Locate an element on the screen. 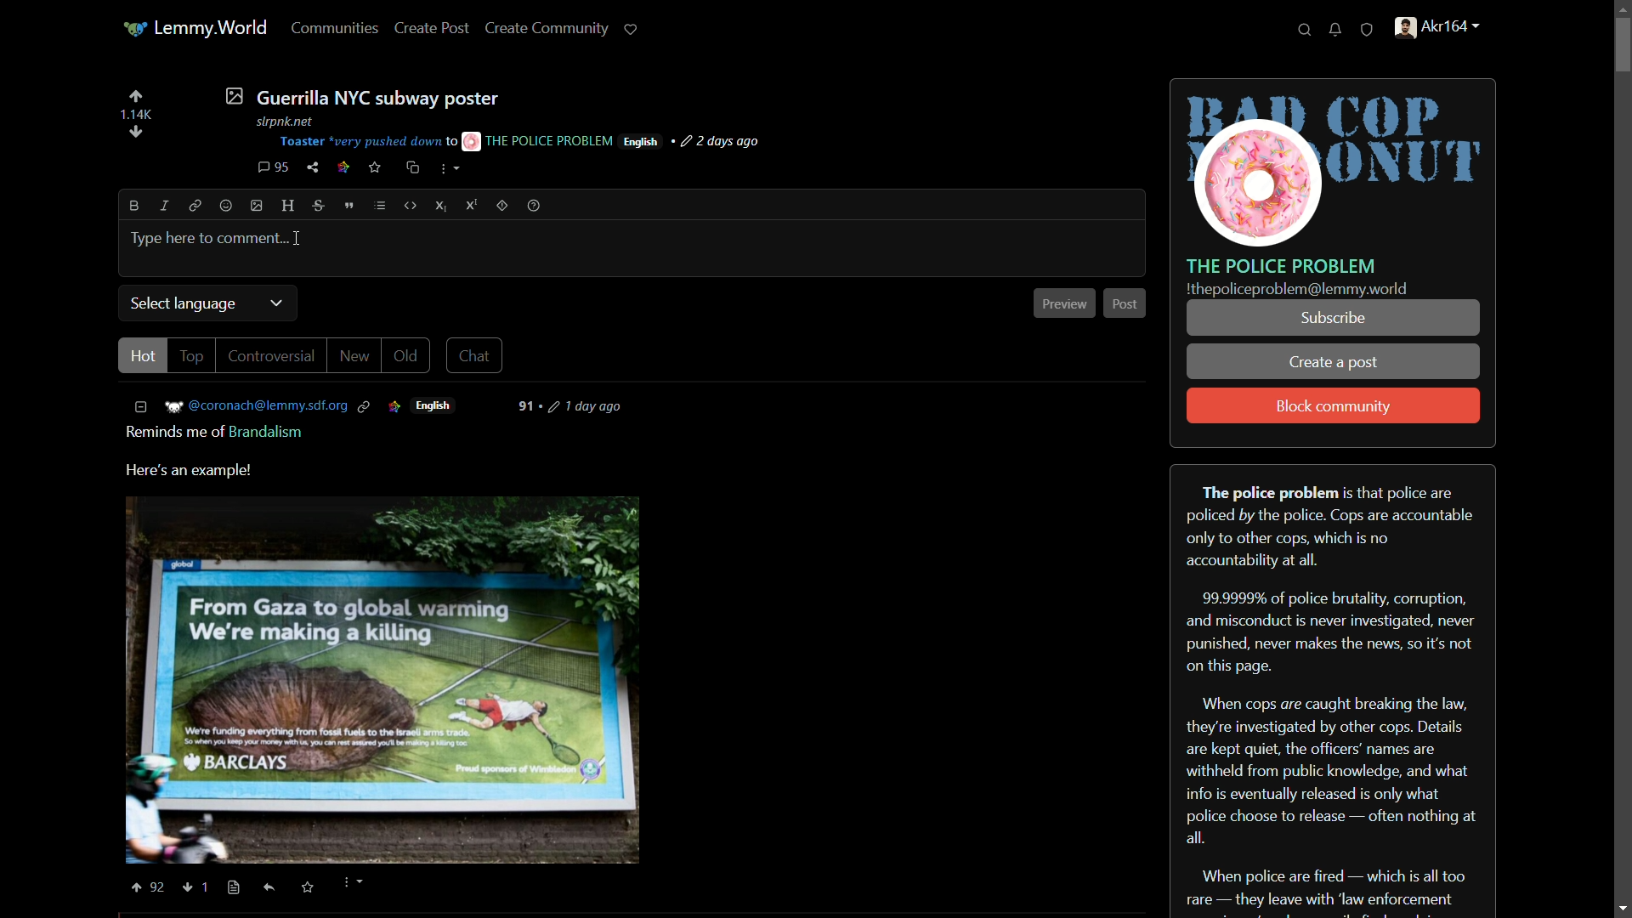 The height and width of the screenshot is (918, 1632). text is located at coordinates (218, 434).